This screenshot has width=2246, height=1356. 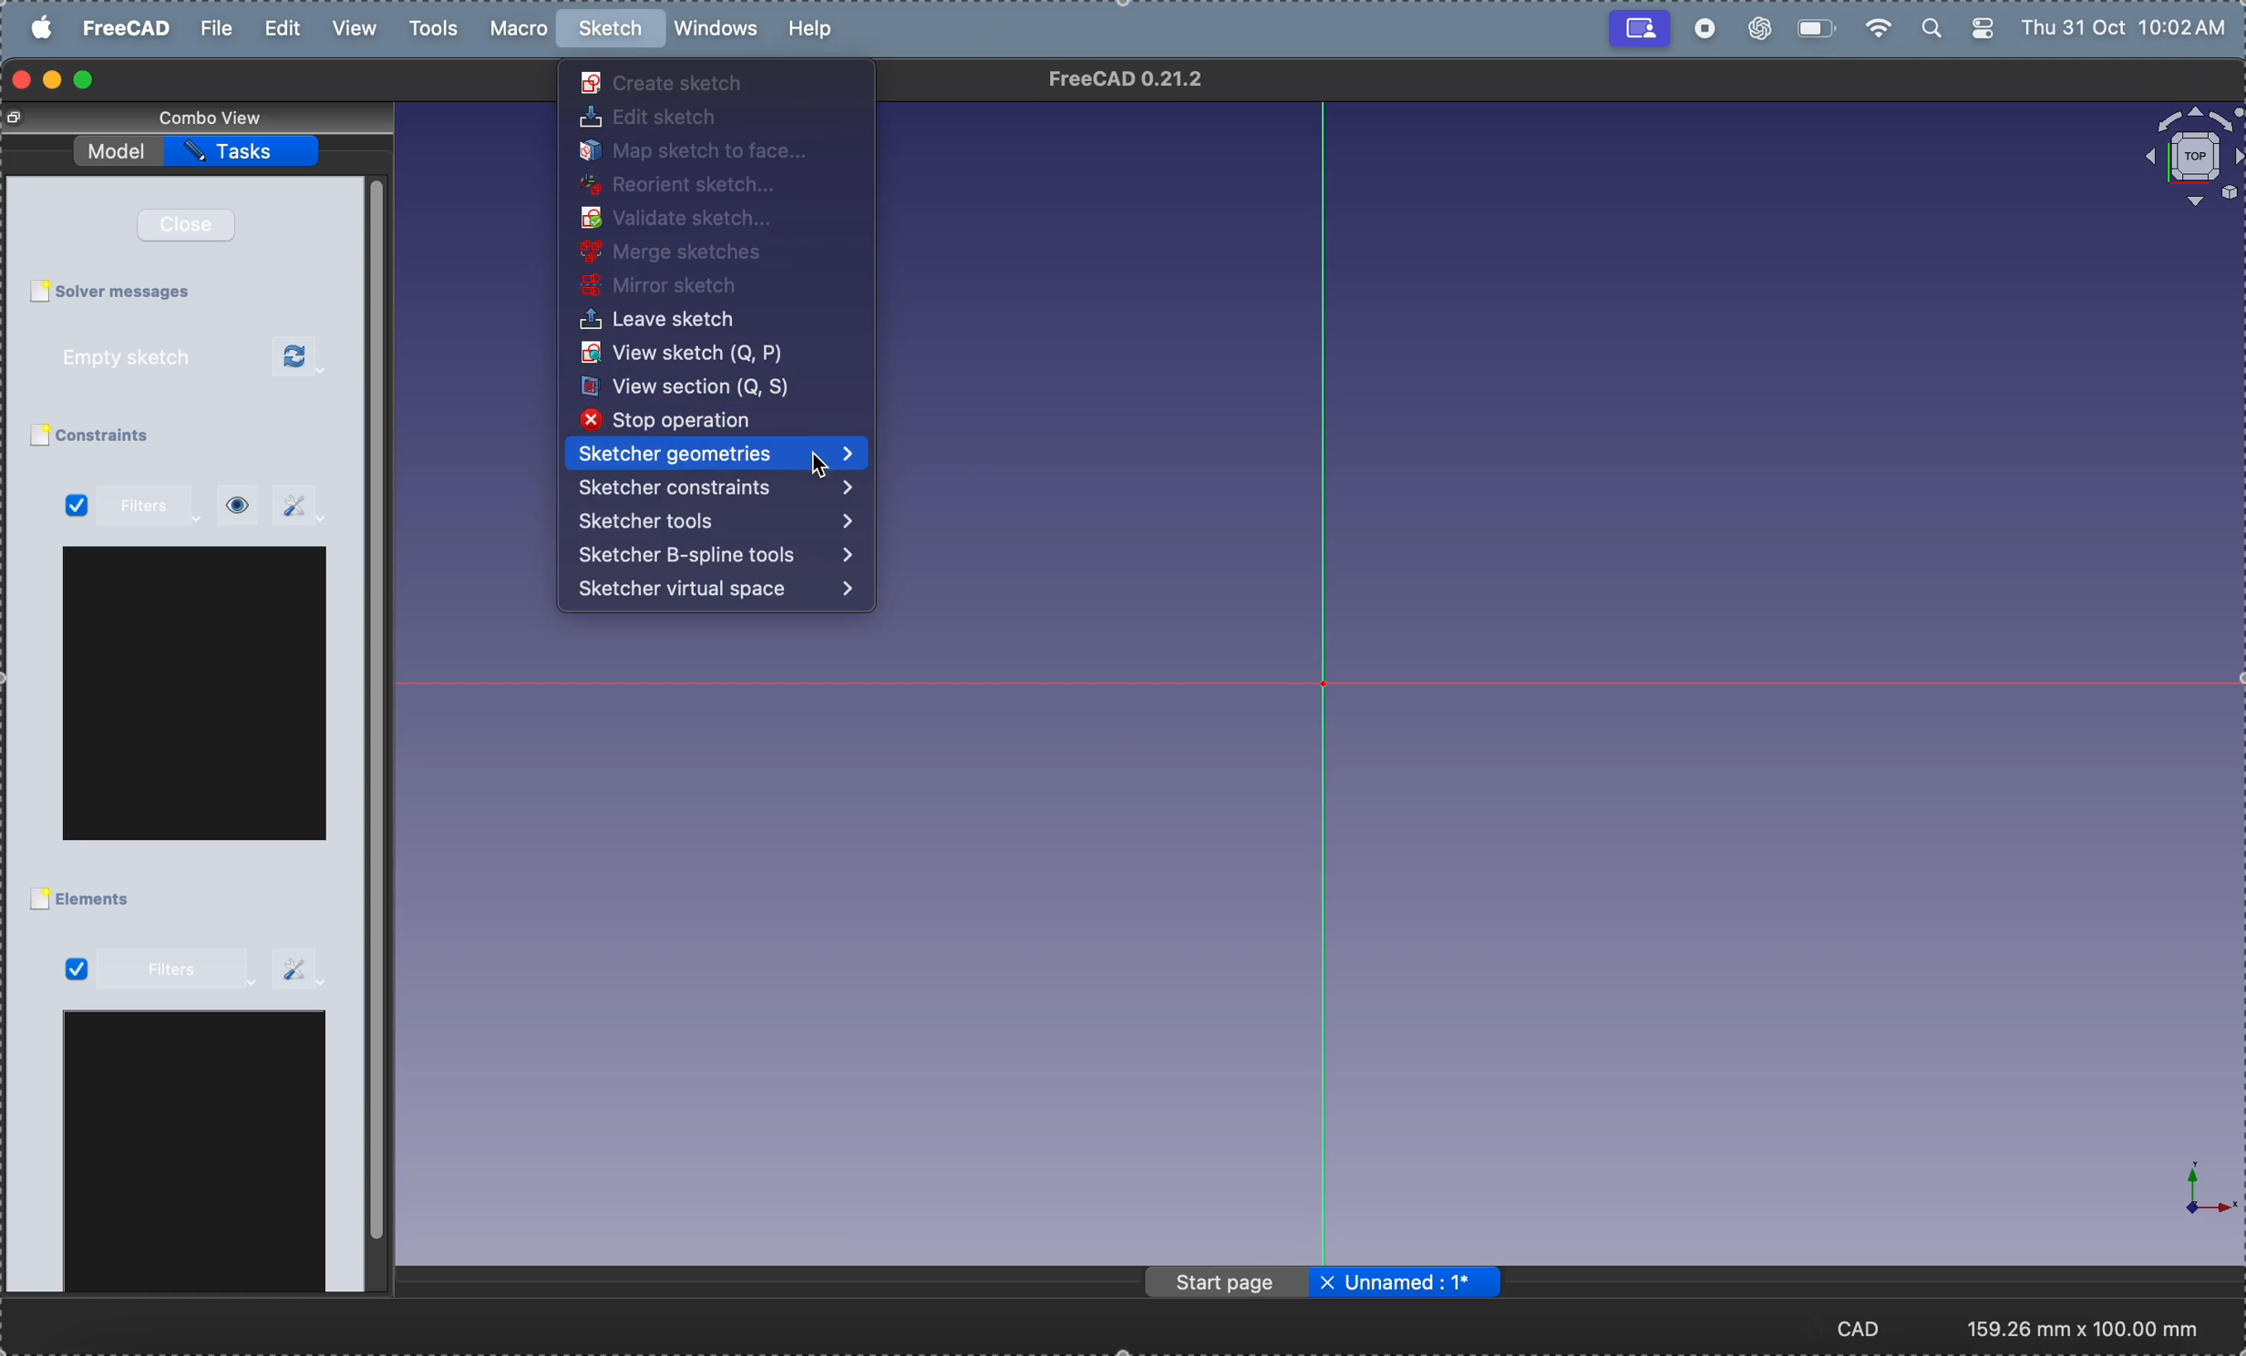 I want to click on mirror sketch, so click(x=694, y=290).